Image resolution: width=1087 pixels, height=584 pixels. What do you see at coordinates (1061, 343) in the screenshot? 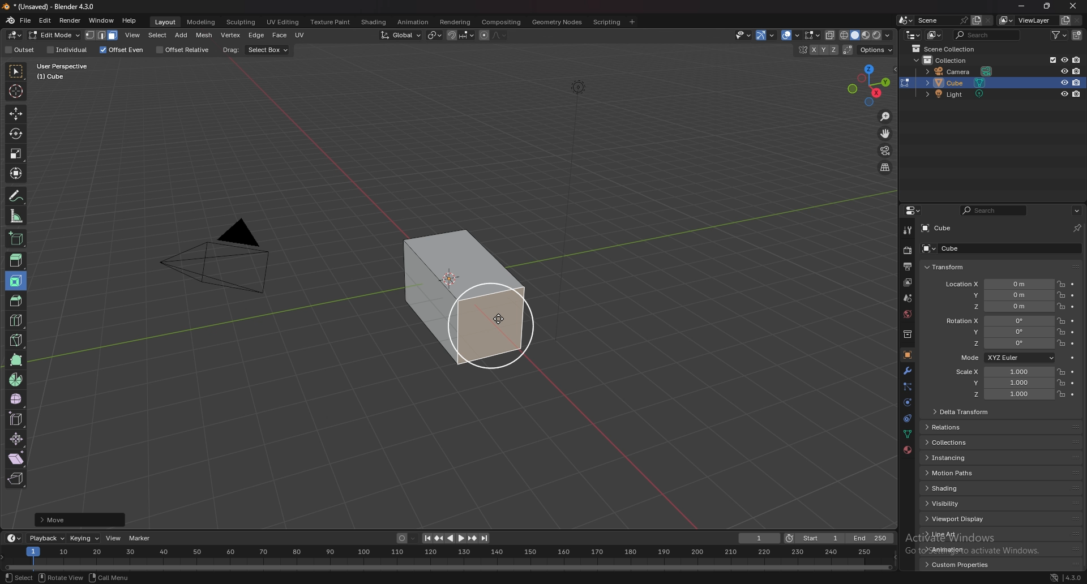
I see `lock` at bounding box center [1061, 343].